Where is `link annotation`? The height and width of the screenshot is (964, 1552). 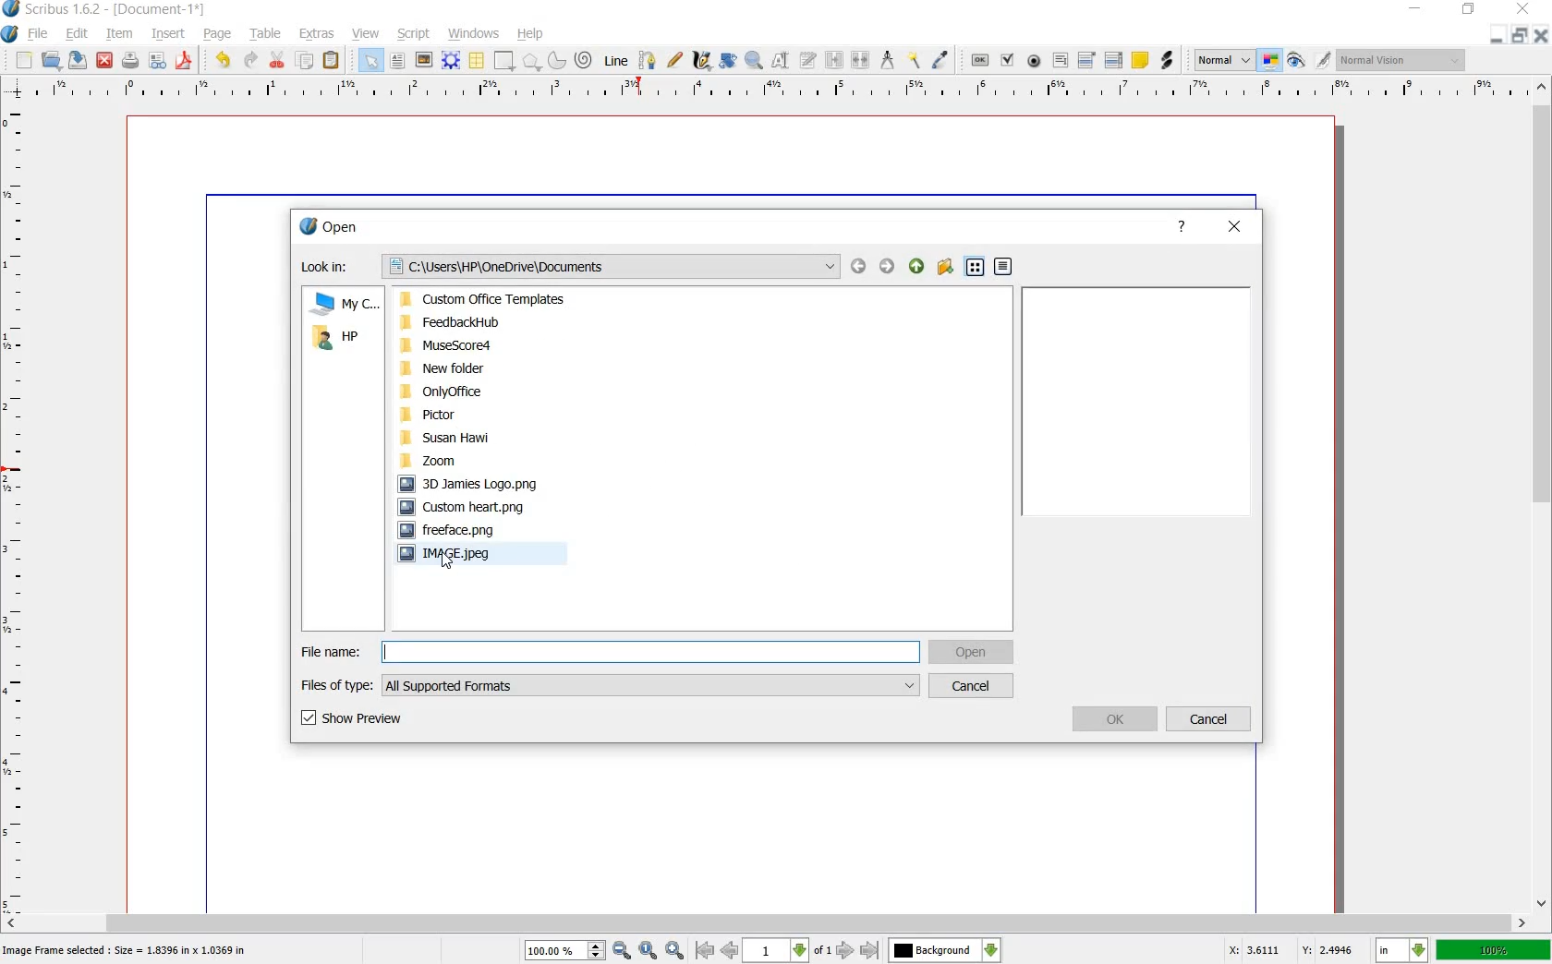
link annotation is located at coordinates (1168, 61).